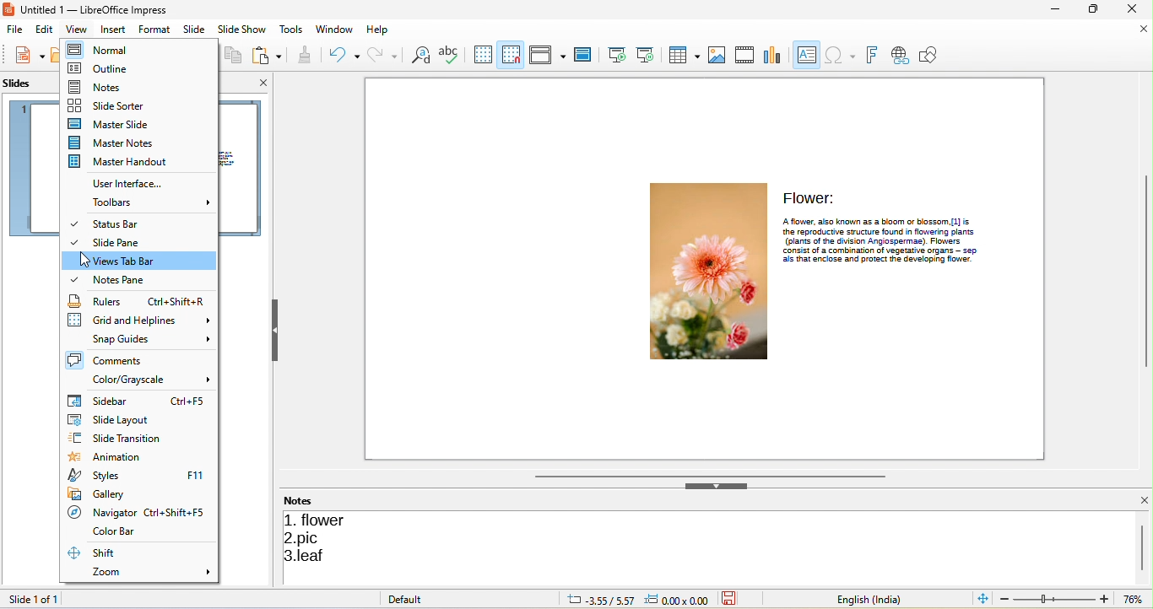 Image resolution: width=1153 pixels, height=609 pixels. Describe the element at coordinates (128, 280) in the screenshot. I see `notes pane` at that location.